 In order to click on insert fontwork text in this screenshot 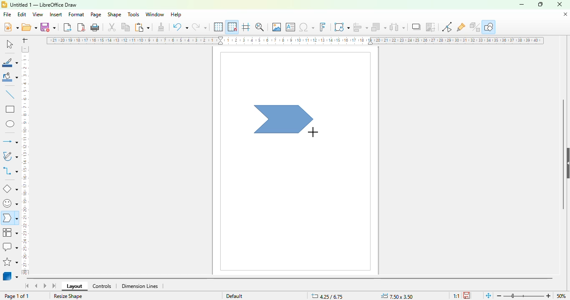, I will do `click(323, 27)`.